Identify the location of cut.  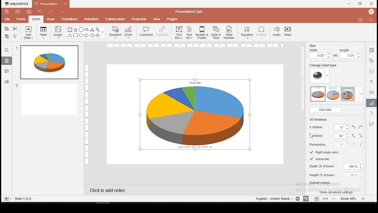
(15, 29).